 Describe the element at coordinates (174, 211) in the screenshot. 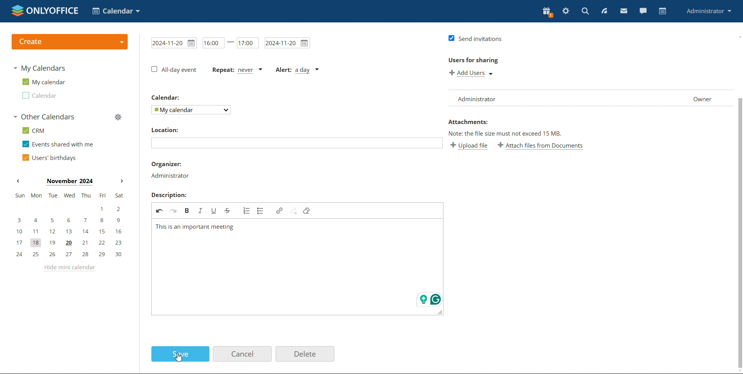

I see `redo` at that location.